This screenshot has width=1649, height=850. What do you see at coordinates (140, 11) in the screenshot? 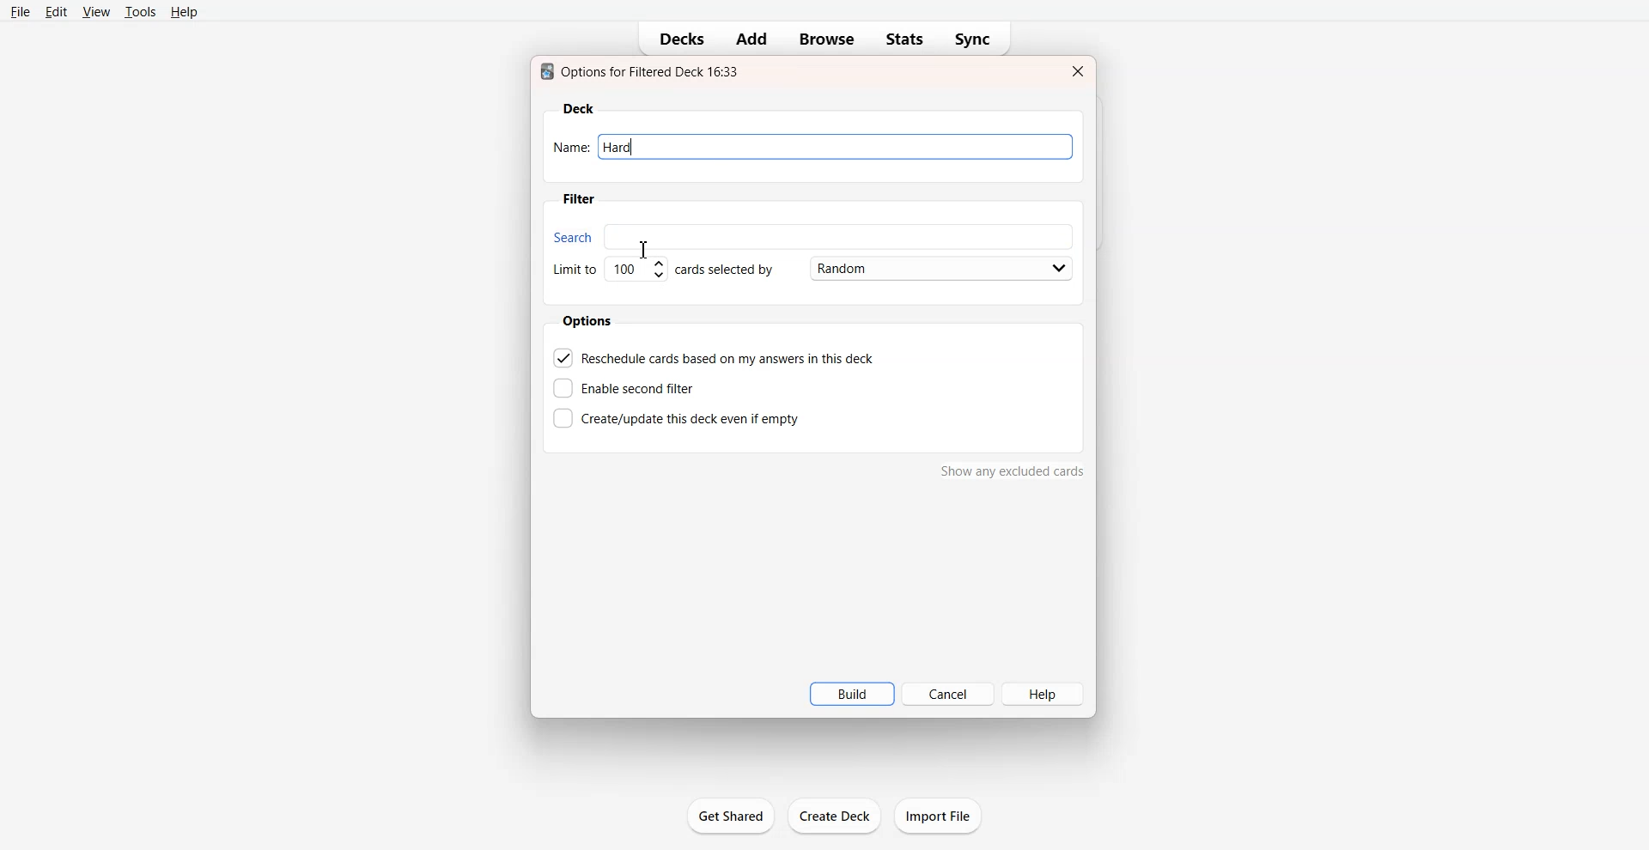
I see `Tools` at bounding box center [140, 11].